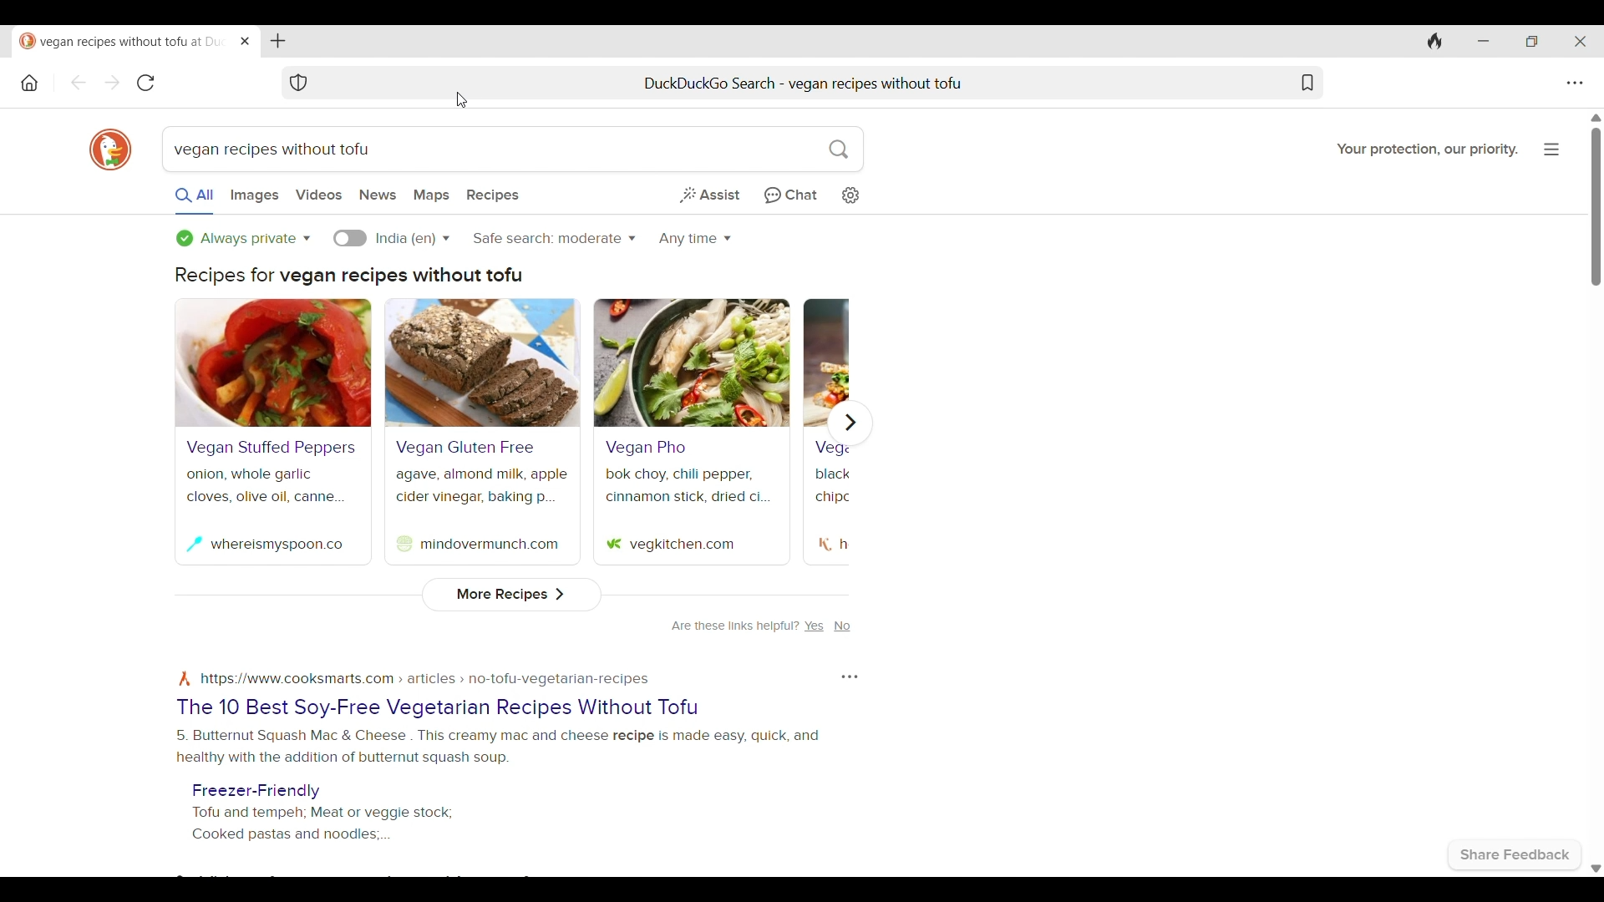 The image size is (1604, 902). What do you see at coordinates (1307, 83) in the screenshot?
I see `Bookmark current page` at bounding box center [1307, 83].